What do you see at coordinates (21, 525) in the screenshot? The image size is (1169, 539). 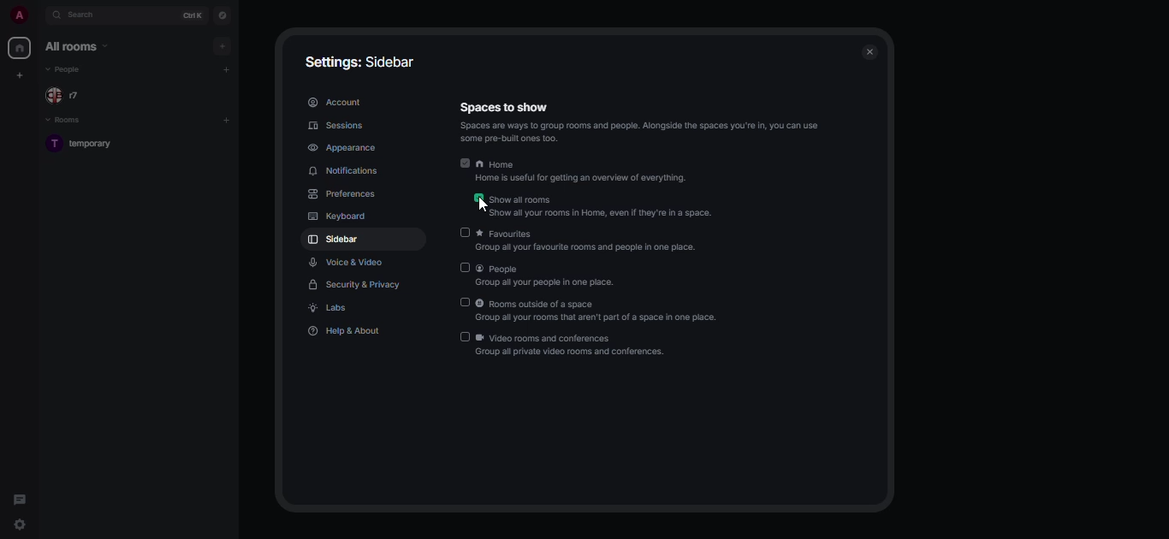 I see `quick settings` at bounding box center [21, 525].